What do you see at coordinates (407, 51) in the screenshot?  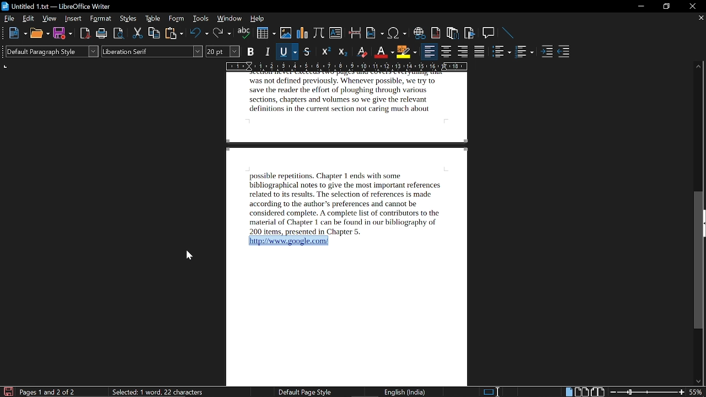 I see `highlight` at bounding box center [407, 51].